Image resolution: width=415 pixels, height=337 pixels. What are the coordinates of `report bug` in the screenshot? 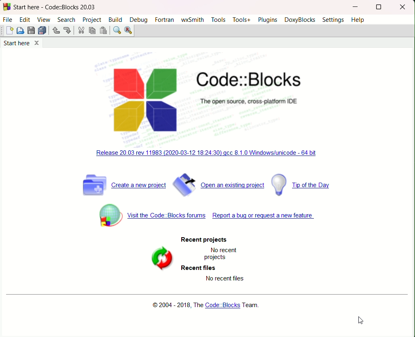 It's located at (263, 215).